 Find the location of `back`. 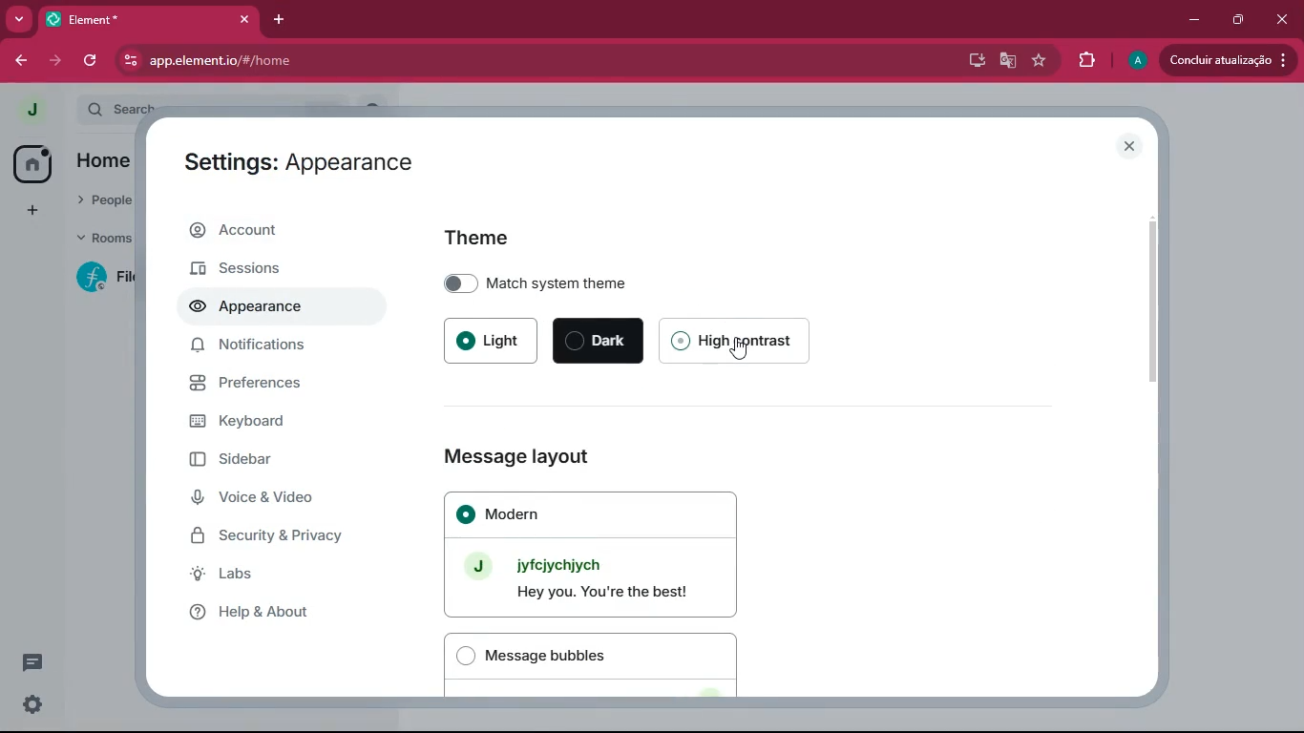

back is located at coordinates (14, 61).